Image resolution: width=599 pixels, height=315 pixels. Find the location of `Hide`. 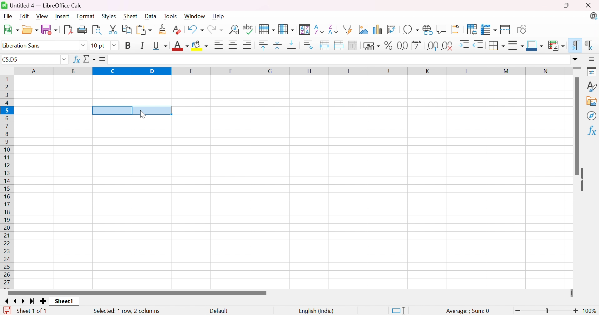

Hide is located at coordinates (584, 180).